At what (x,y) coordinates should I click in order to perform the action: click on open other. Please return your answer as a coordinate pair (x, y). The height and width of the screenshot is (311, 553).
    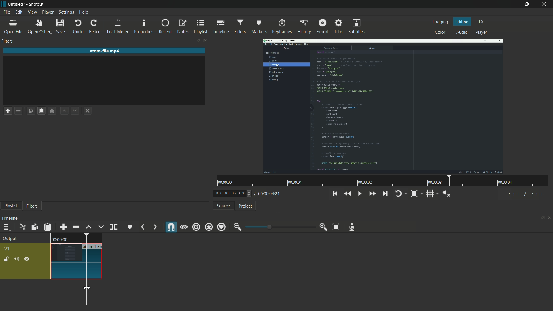
    Looking at the image, I should click on (39, 27).